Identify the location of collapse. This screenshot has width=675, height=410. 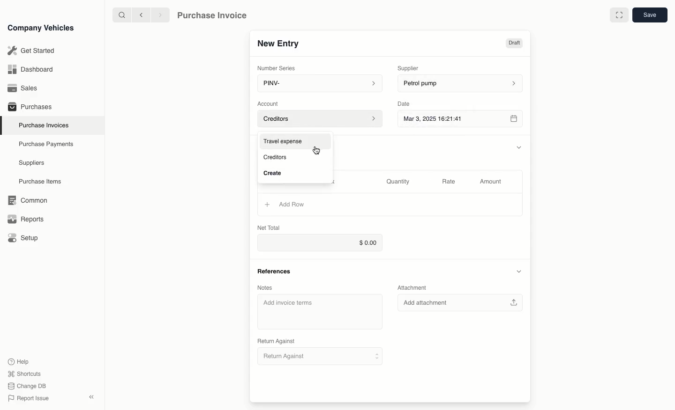
(518, 271).